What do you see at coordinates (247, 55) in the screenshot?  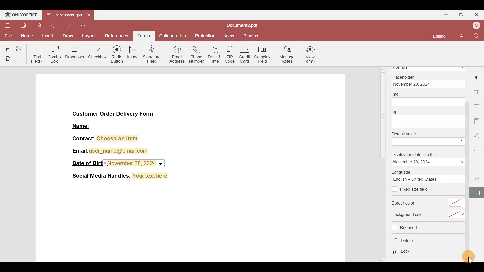 I see `Credit card` at bounding box center [247, 55].